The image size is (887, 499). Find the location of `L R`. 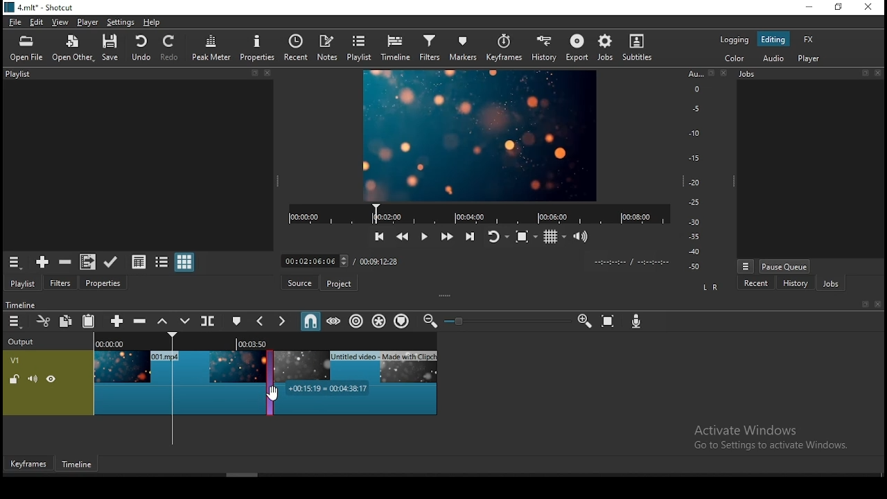

L R is located at coordinates (710, 286).